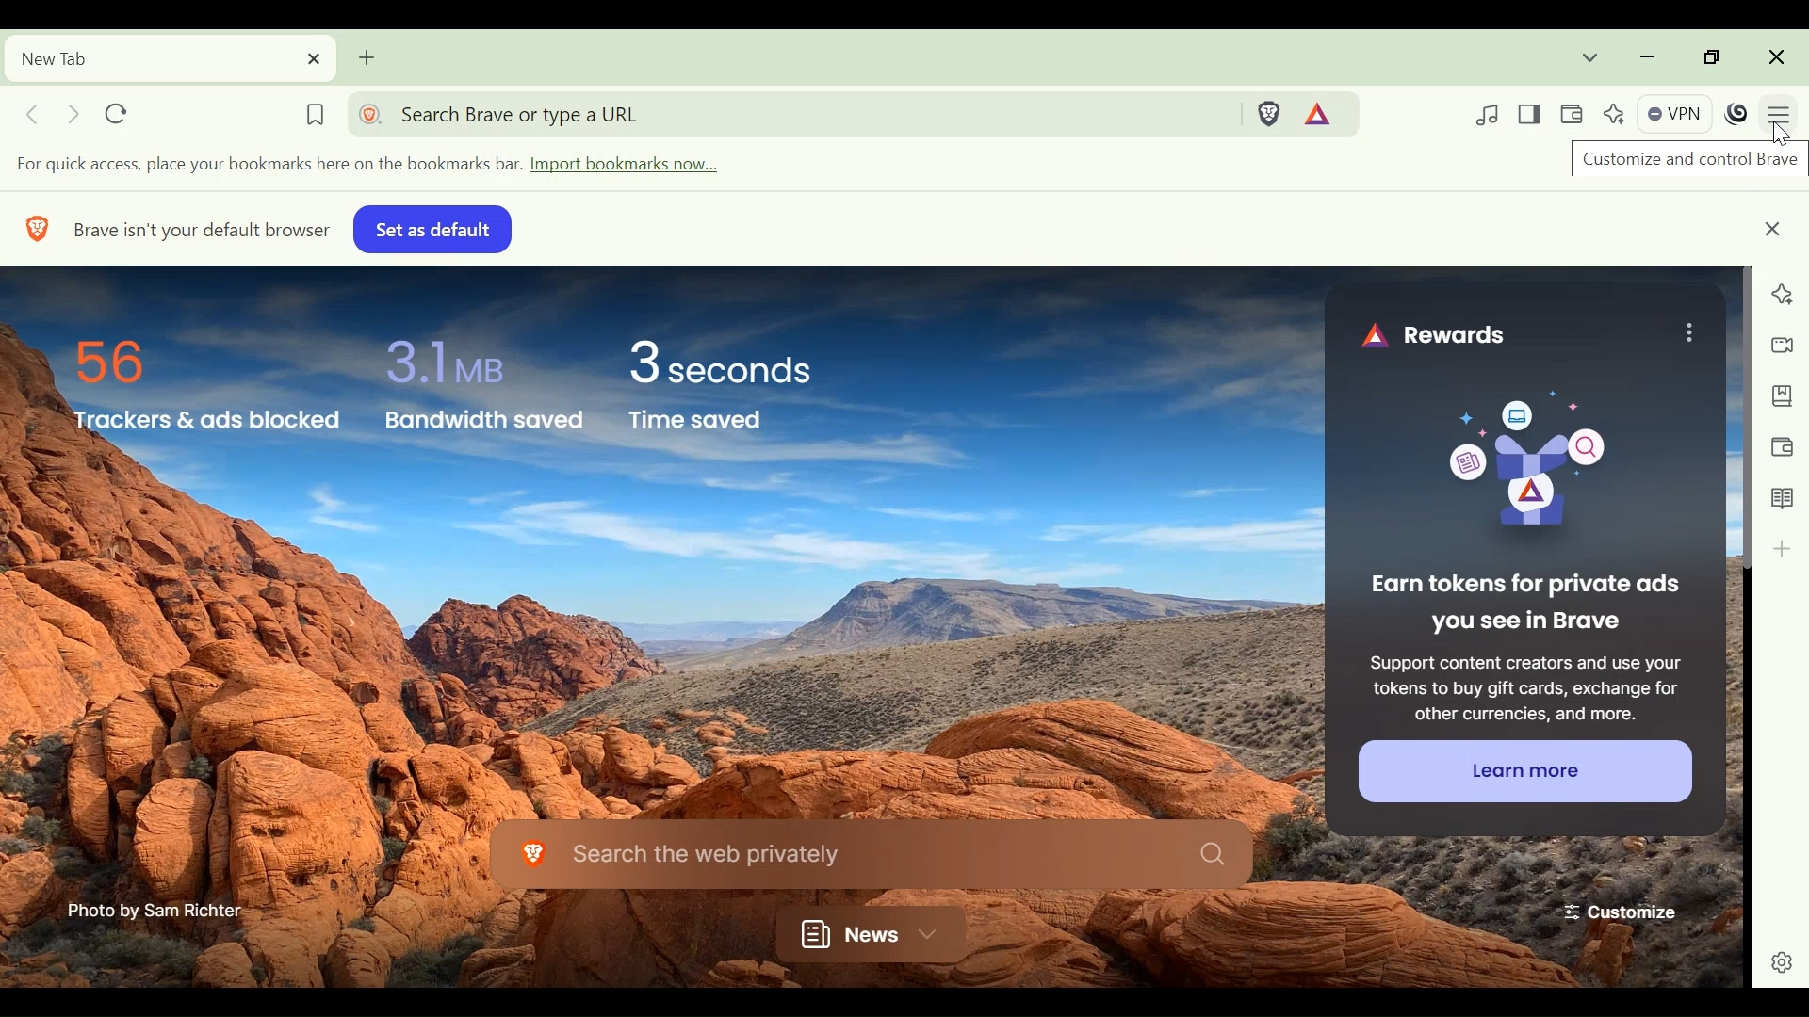 The height and width of the screenshot is (1017, 1809). What do you see at coordinates (1687, 156) in the screenshot?
I see `Customize and control Brave` at bounding box center [1687, 156].